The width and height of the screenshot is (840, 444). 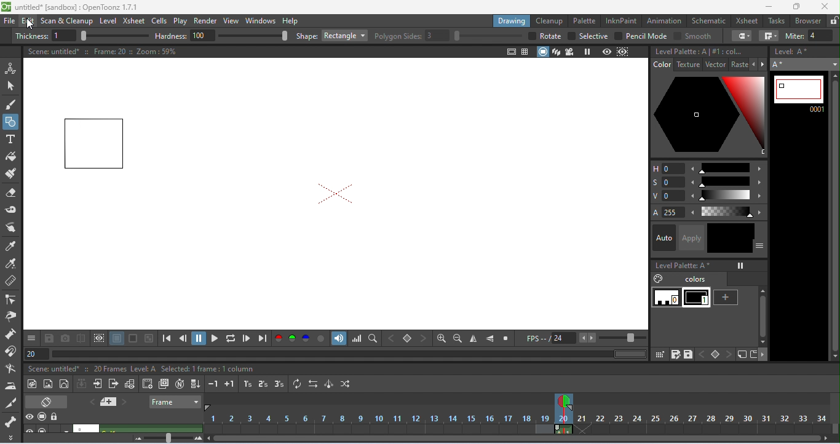 What do you see at coordinates (810, 36) in the screenshot?
I see `miter` at bounding box center [810, 36].